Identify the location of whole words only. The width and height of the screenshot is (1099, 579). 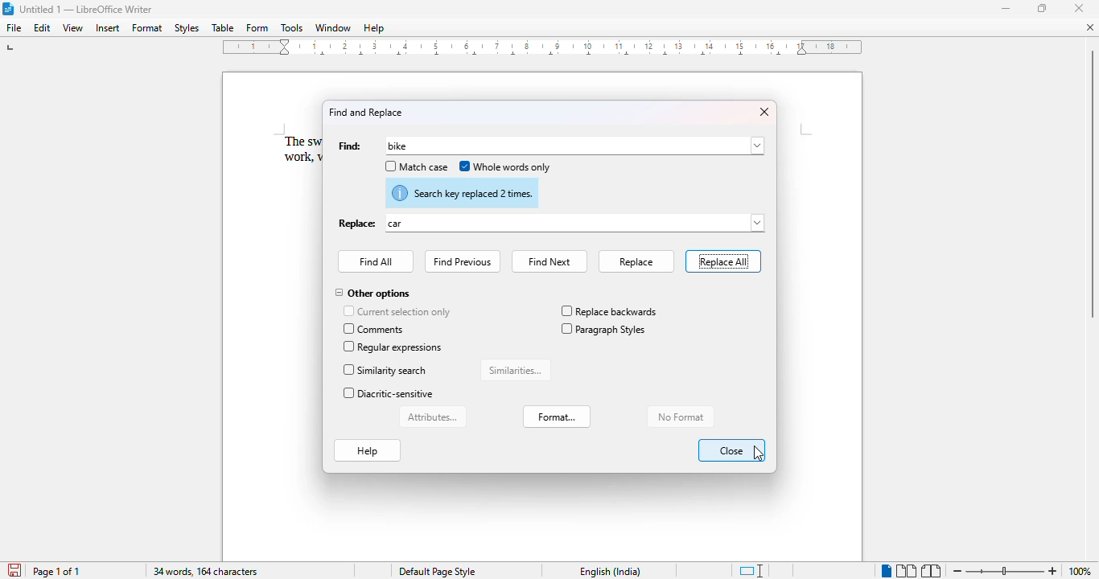
(505, 166).